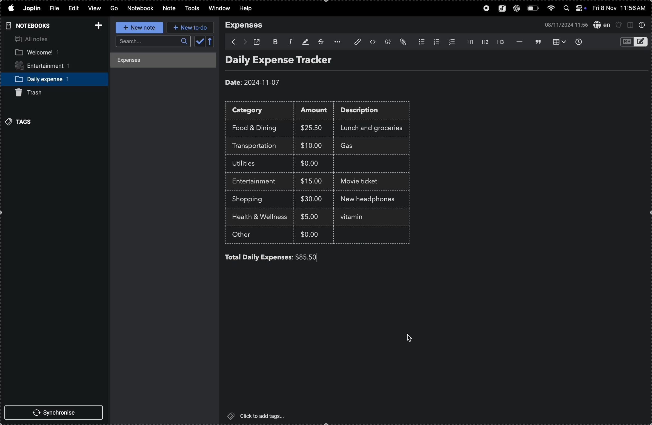 The image size is (652, 425). Describe the element at coordinates (619, 25) in the screenshot. I see `alerts` at that location.